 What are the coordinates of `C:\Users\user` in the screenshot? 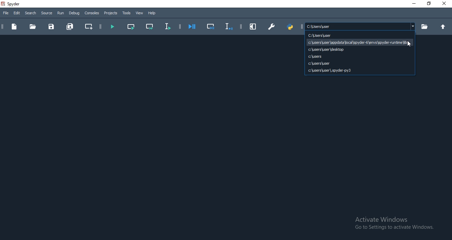 It's located at (360, 63).